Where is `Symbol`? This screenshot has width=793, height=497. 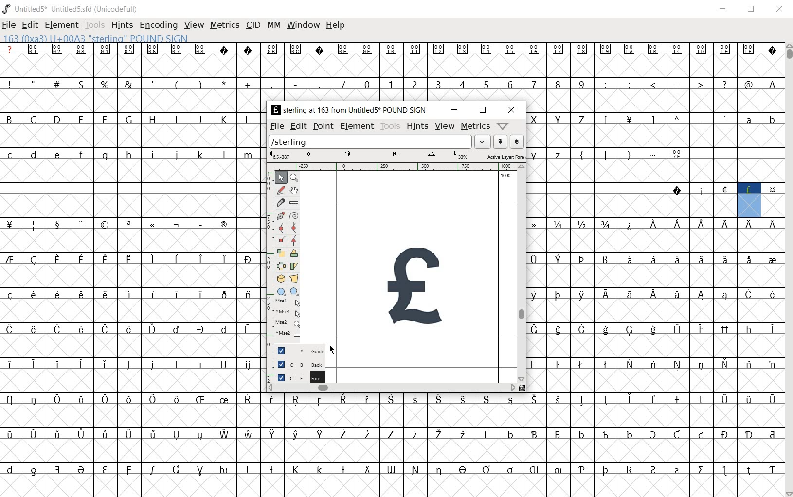
Symbol is located at coordinates (81, 260).